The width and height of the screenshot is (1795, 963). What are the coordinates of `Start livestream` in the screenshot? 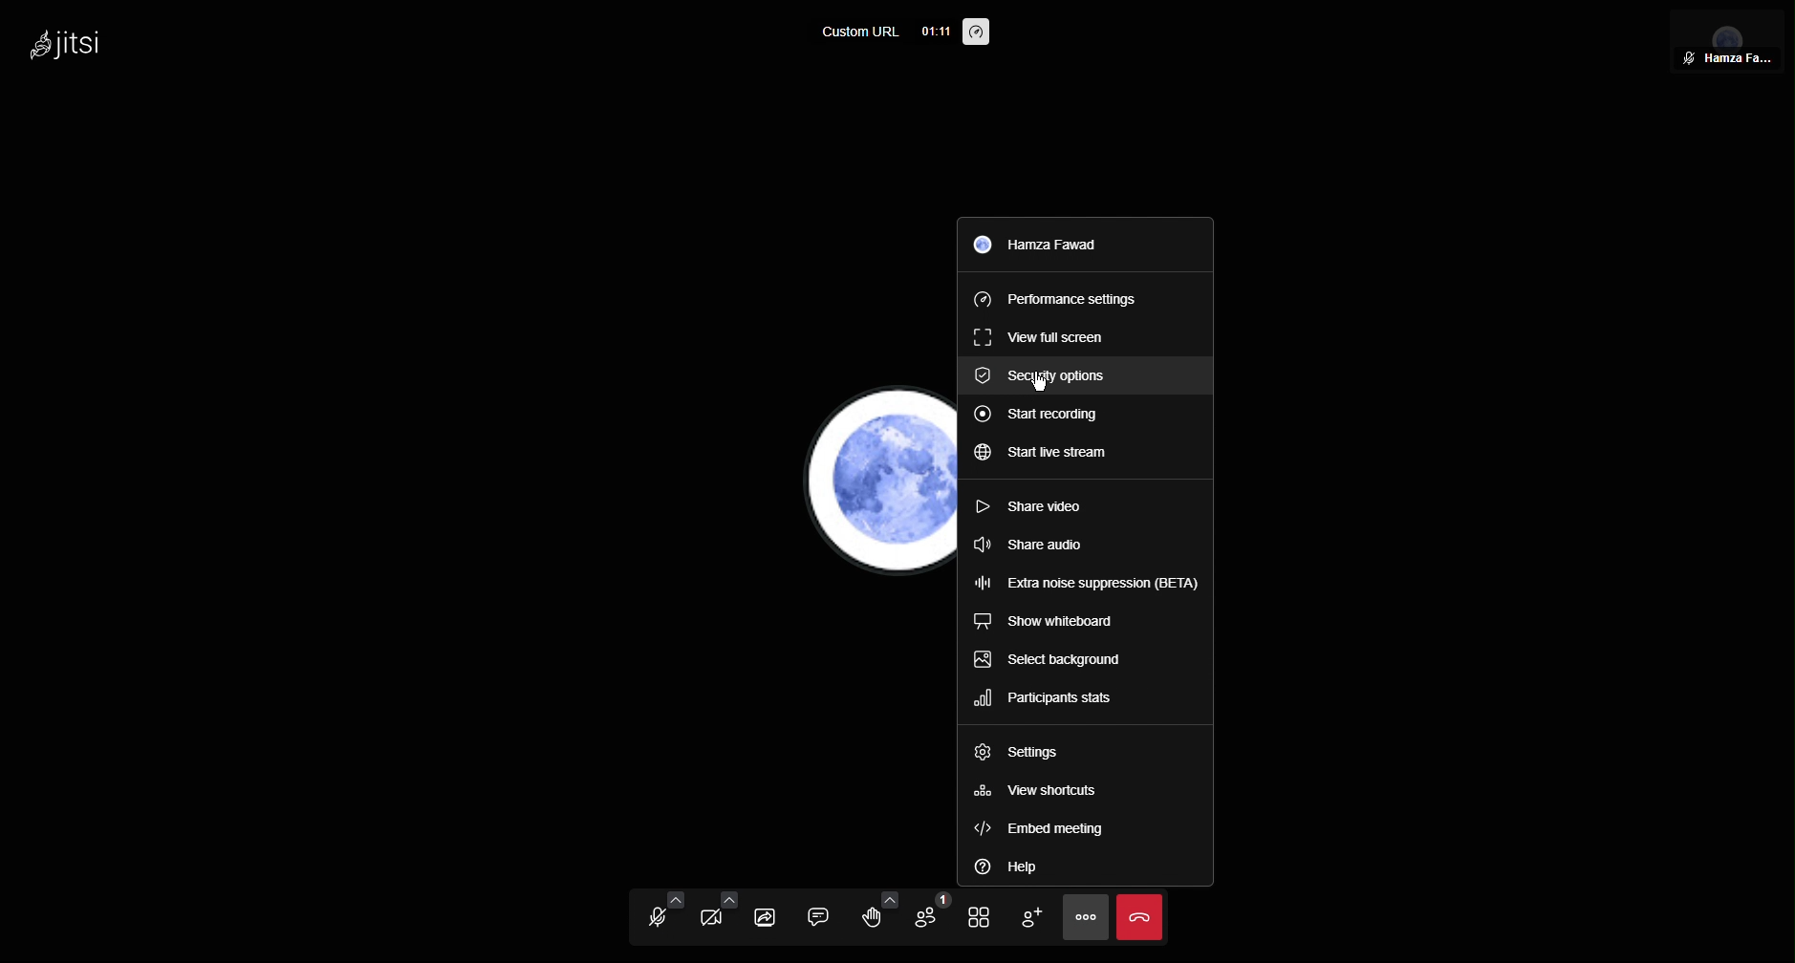 It's located at (1050, 455).